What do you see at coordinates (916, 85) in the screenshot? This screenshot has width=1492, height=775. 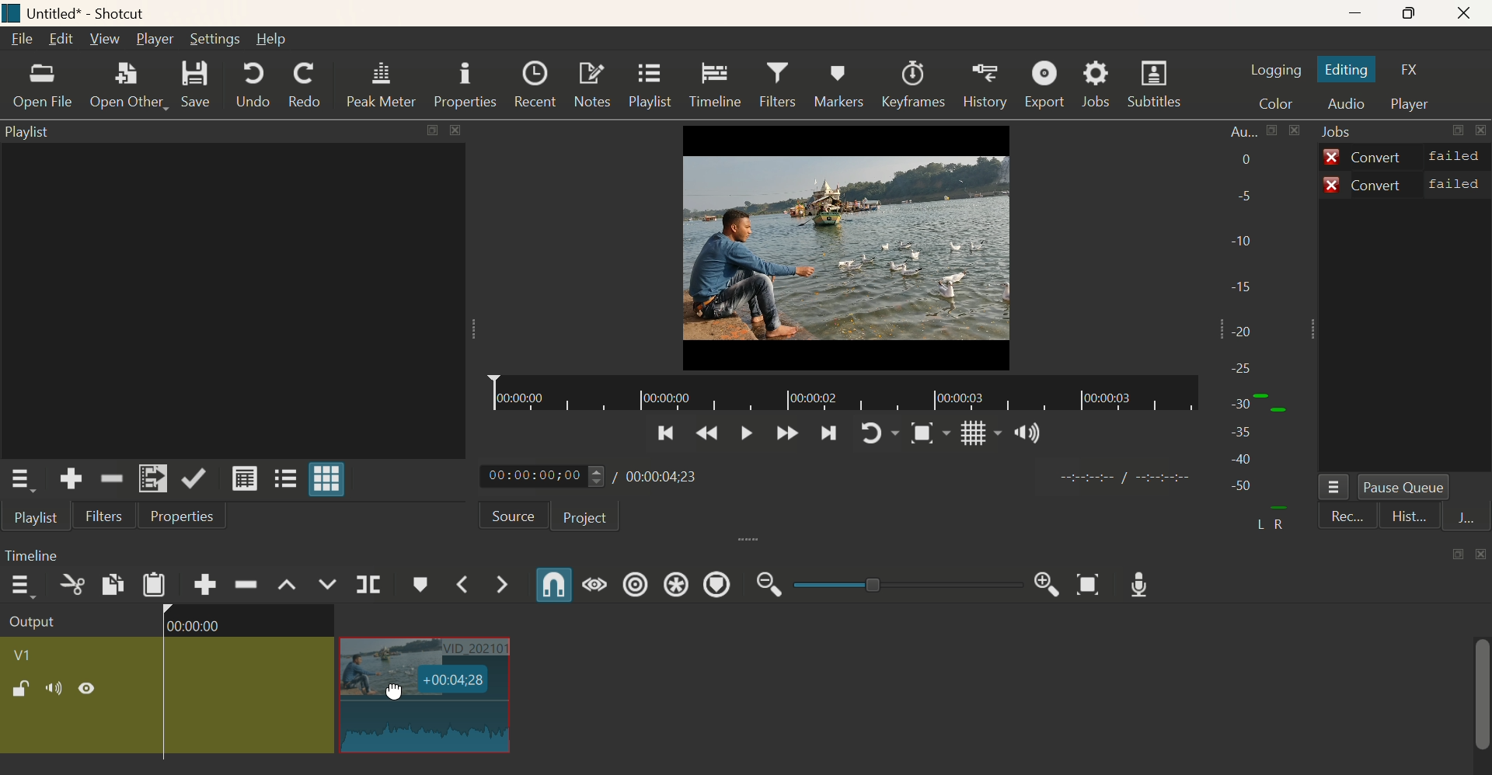 I see `Keeyframes` at bounding box center [916, 85].